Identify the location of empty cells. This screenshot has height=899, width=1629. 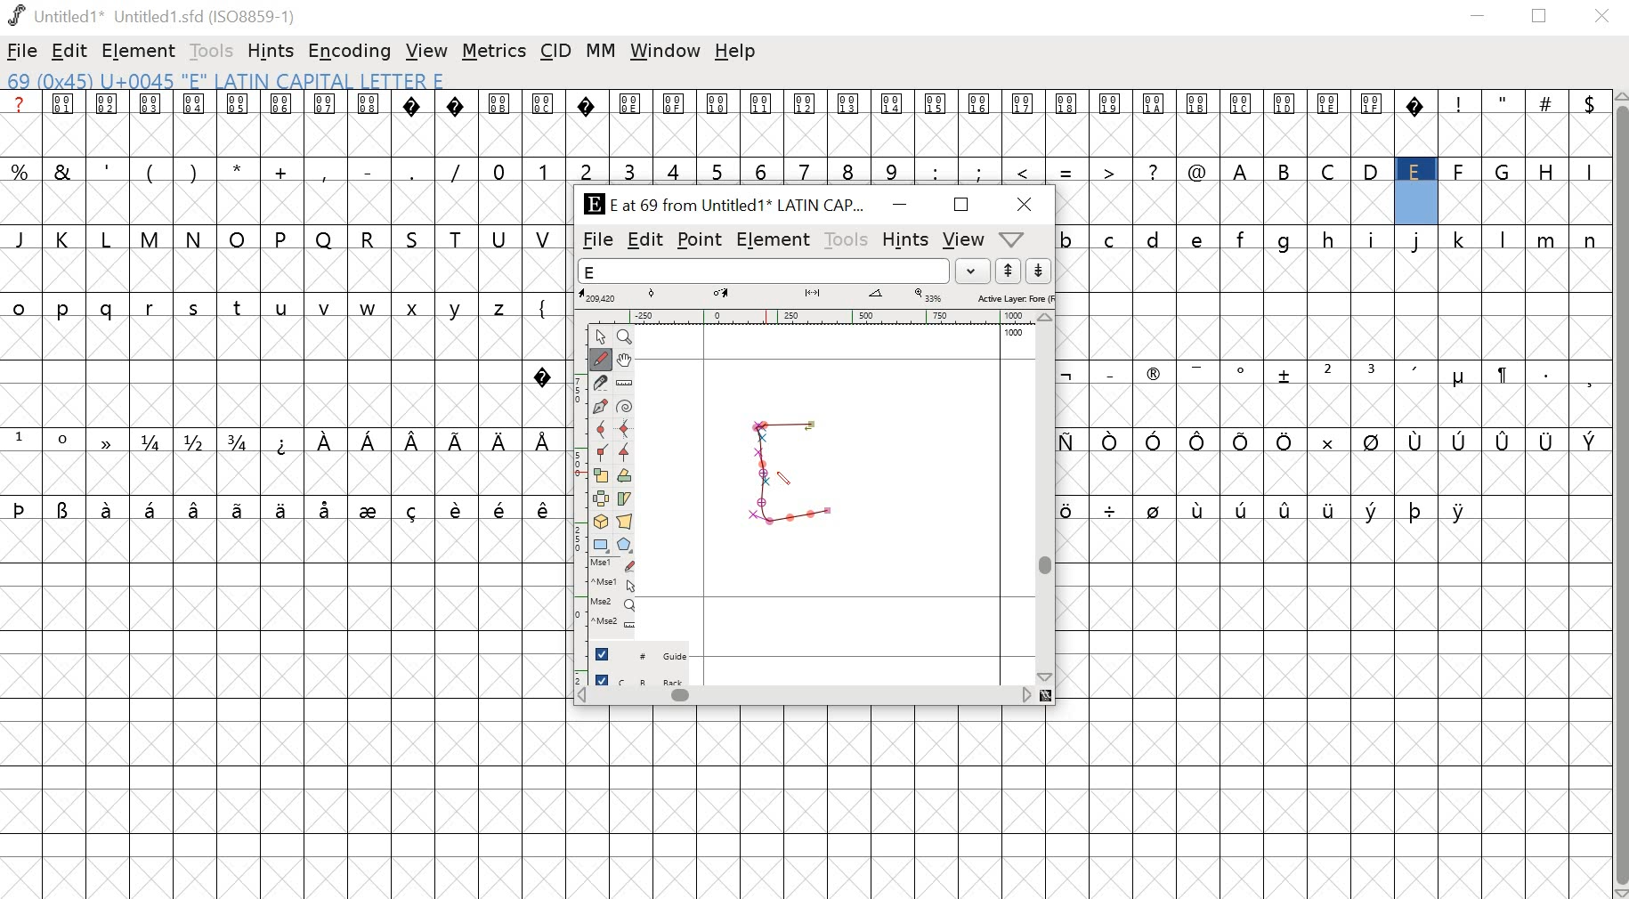
(1335, 475).